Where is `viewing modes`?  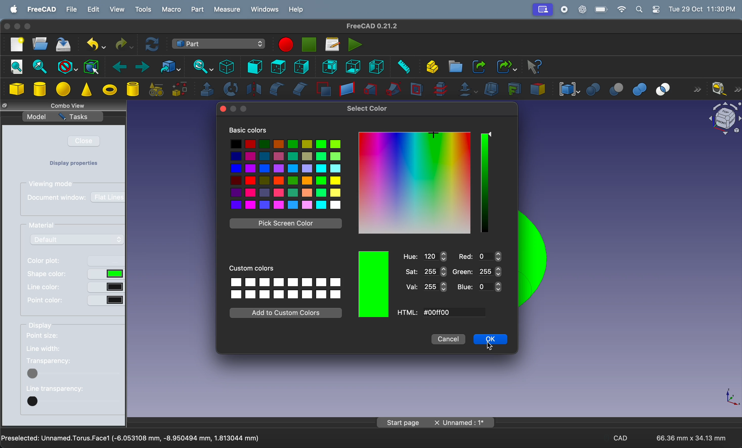 viewing modes is located at coordinates (51, 185).